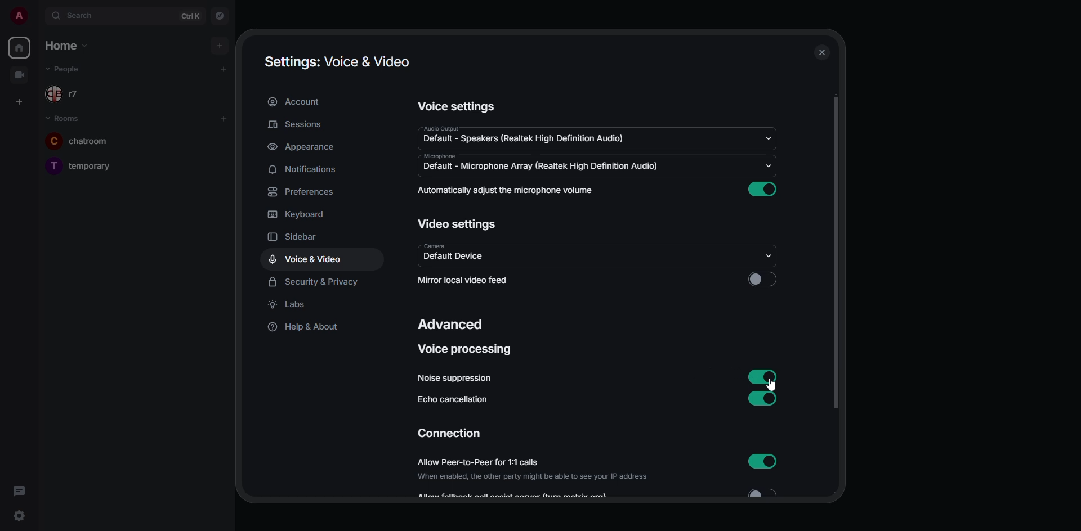 This screenshot has width=1081, height=531. I want to click on preferences, so click(301, 192).